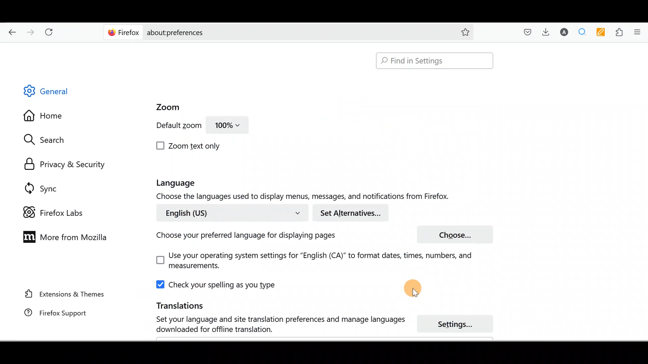 This screenshot has height=364, width=648. What do you see at coordinates (68, 165) in the screenshot?
I see `Privacy & security` at bounding box center [68, 165].